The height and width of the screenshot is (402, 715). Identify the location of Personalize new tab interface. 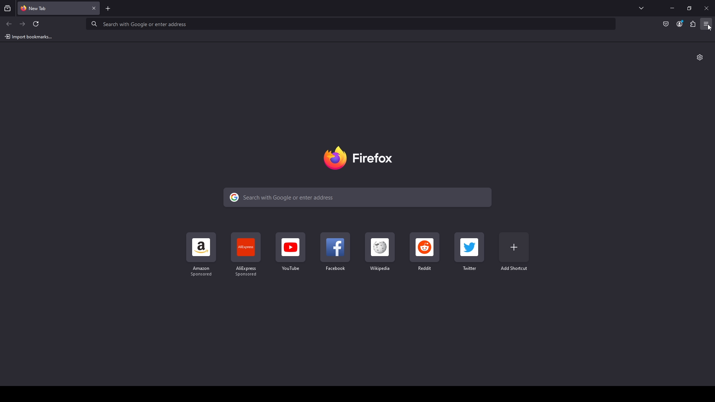
(700, 57).